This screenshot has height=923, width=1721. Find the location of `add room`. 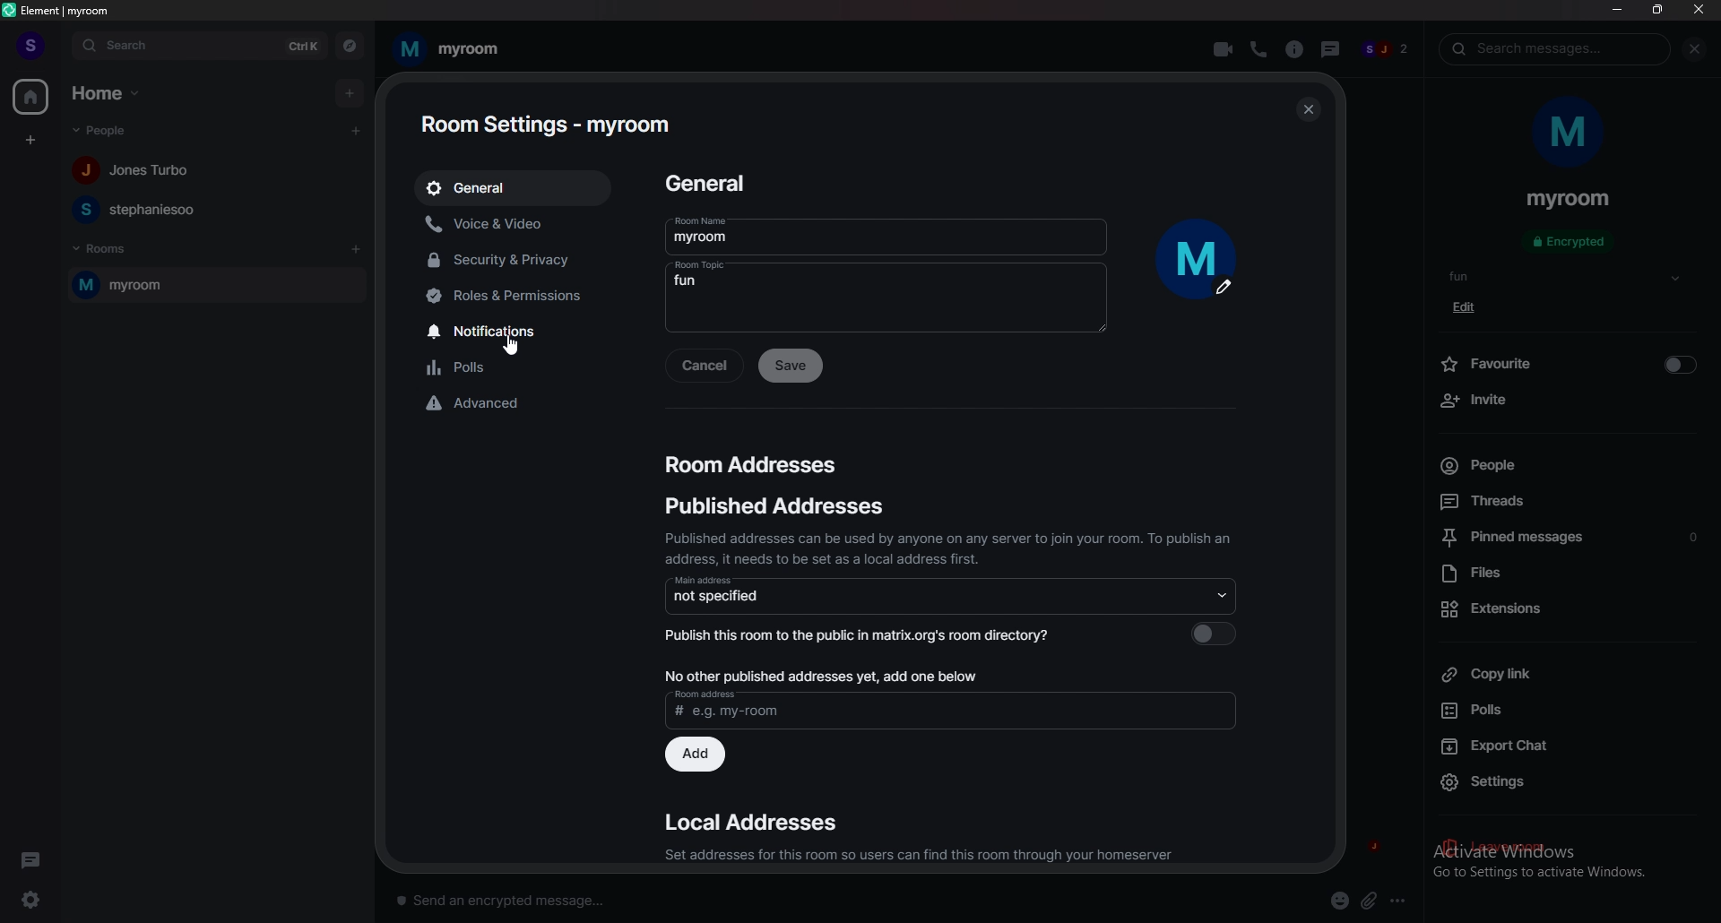

add room is located at coordinates (357, 249).